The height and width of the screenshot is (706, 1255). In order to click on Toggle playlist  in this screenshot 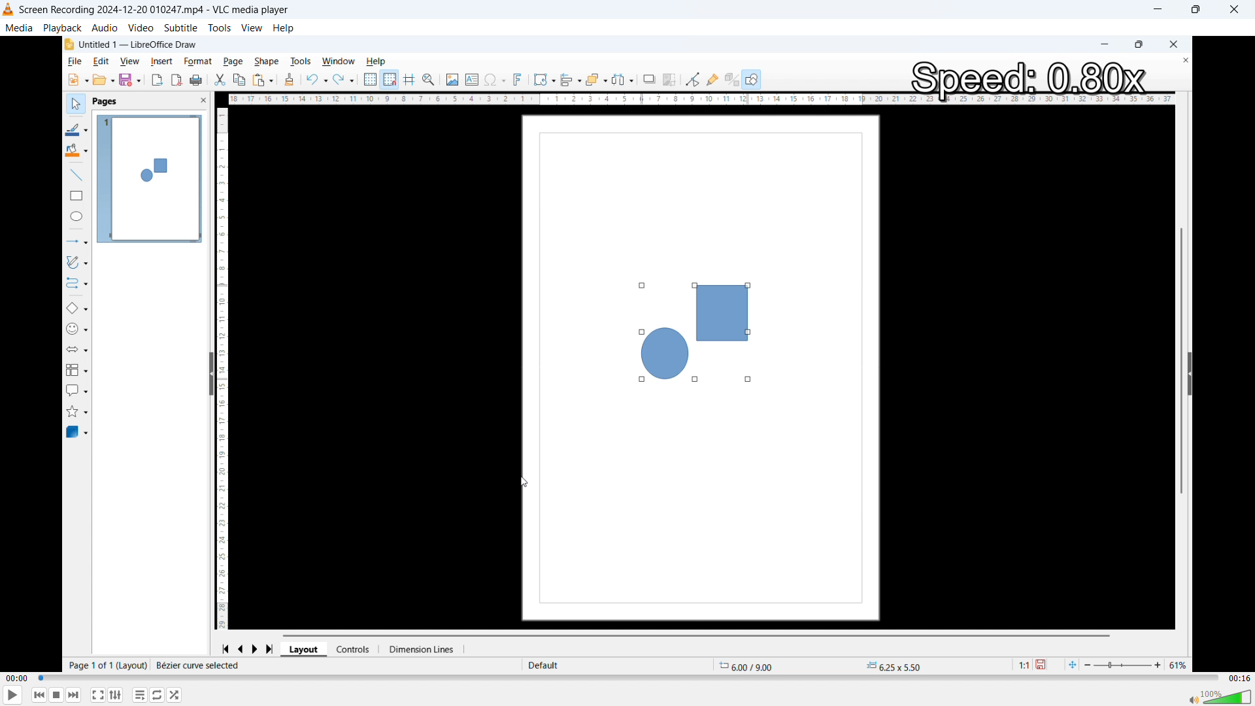, I will do `click(140, 694)`.